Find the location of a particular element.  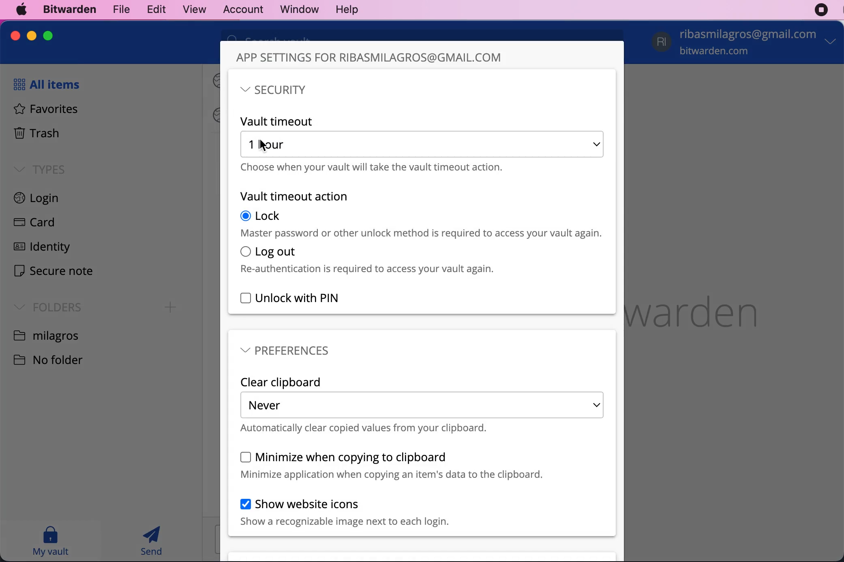

app settings is located at coordinates (370, 57).